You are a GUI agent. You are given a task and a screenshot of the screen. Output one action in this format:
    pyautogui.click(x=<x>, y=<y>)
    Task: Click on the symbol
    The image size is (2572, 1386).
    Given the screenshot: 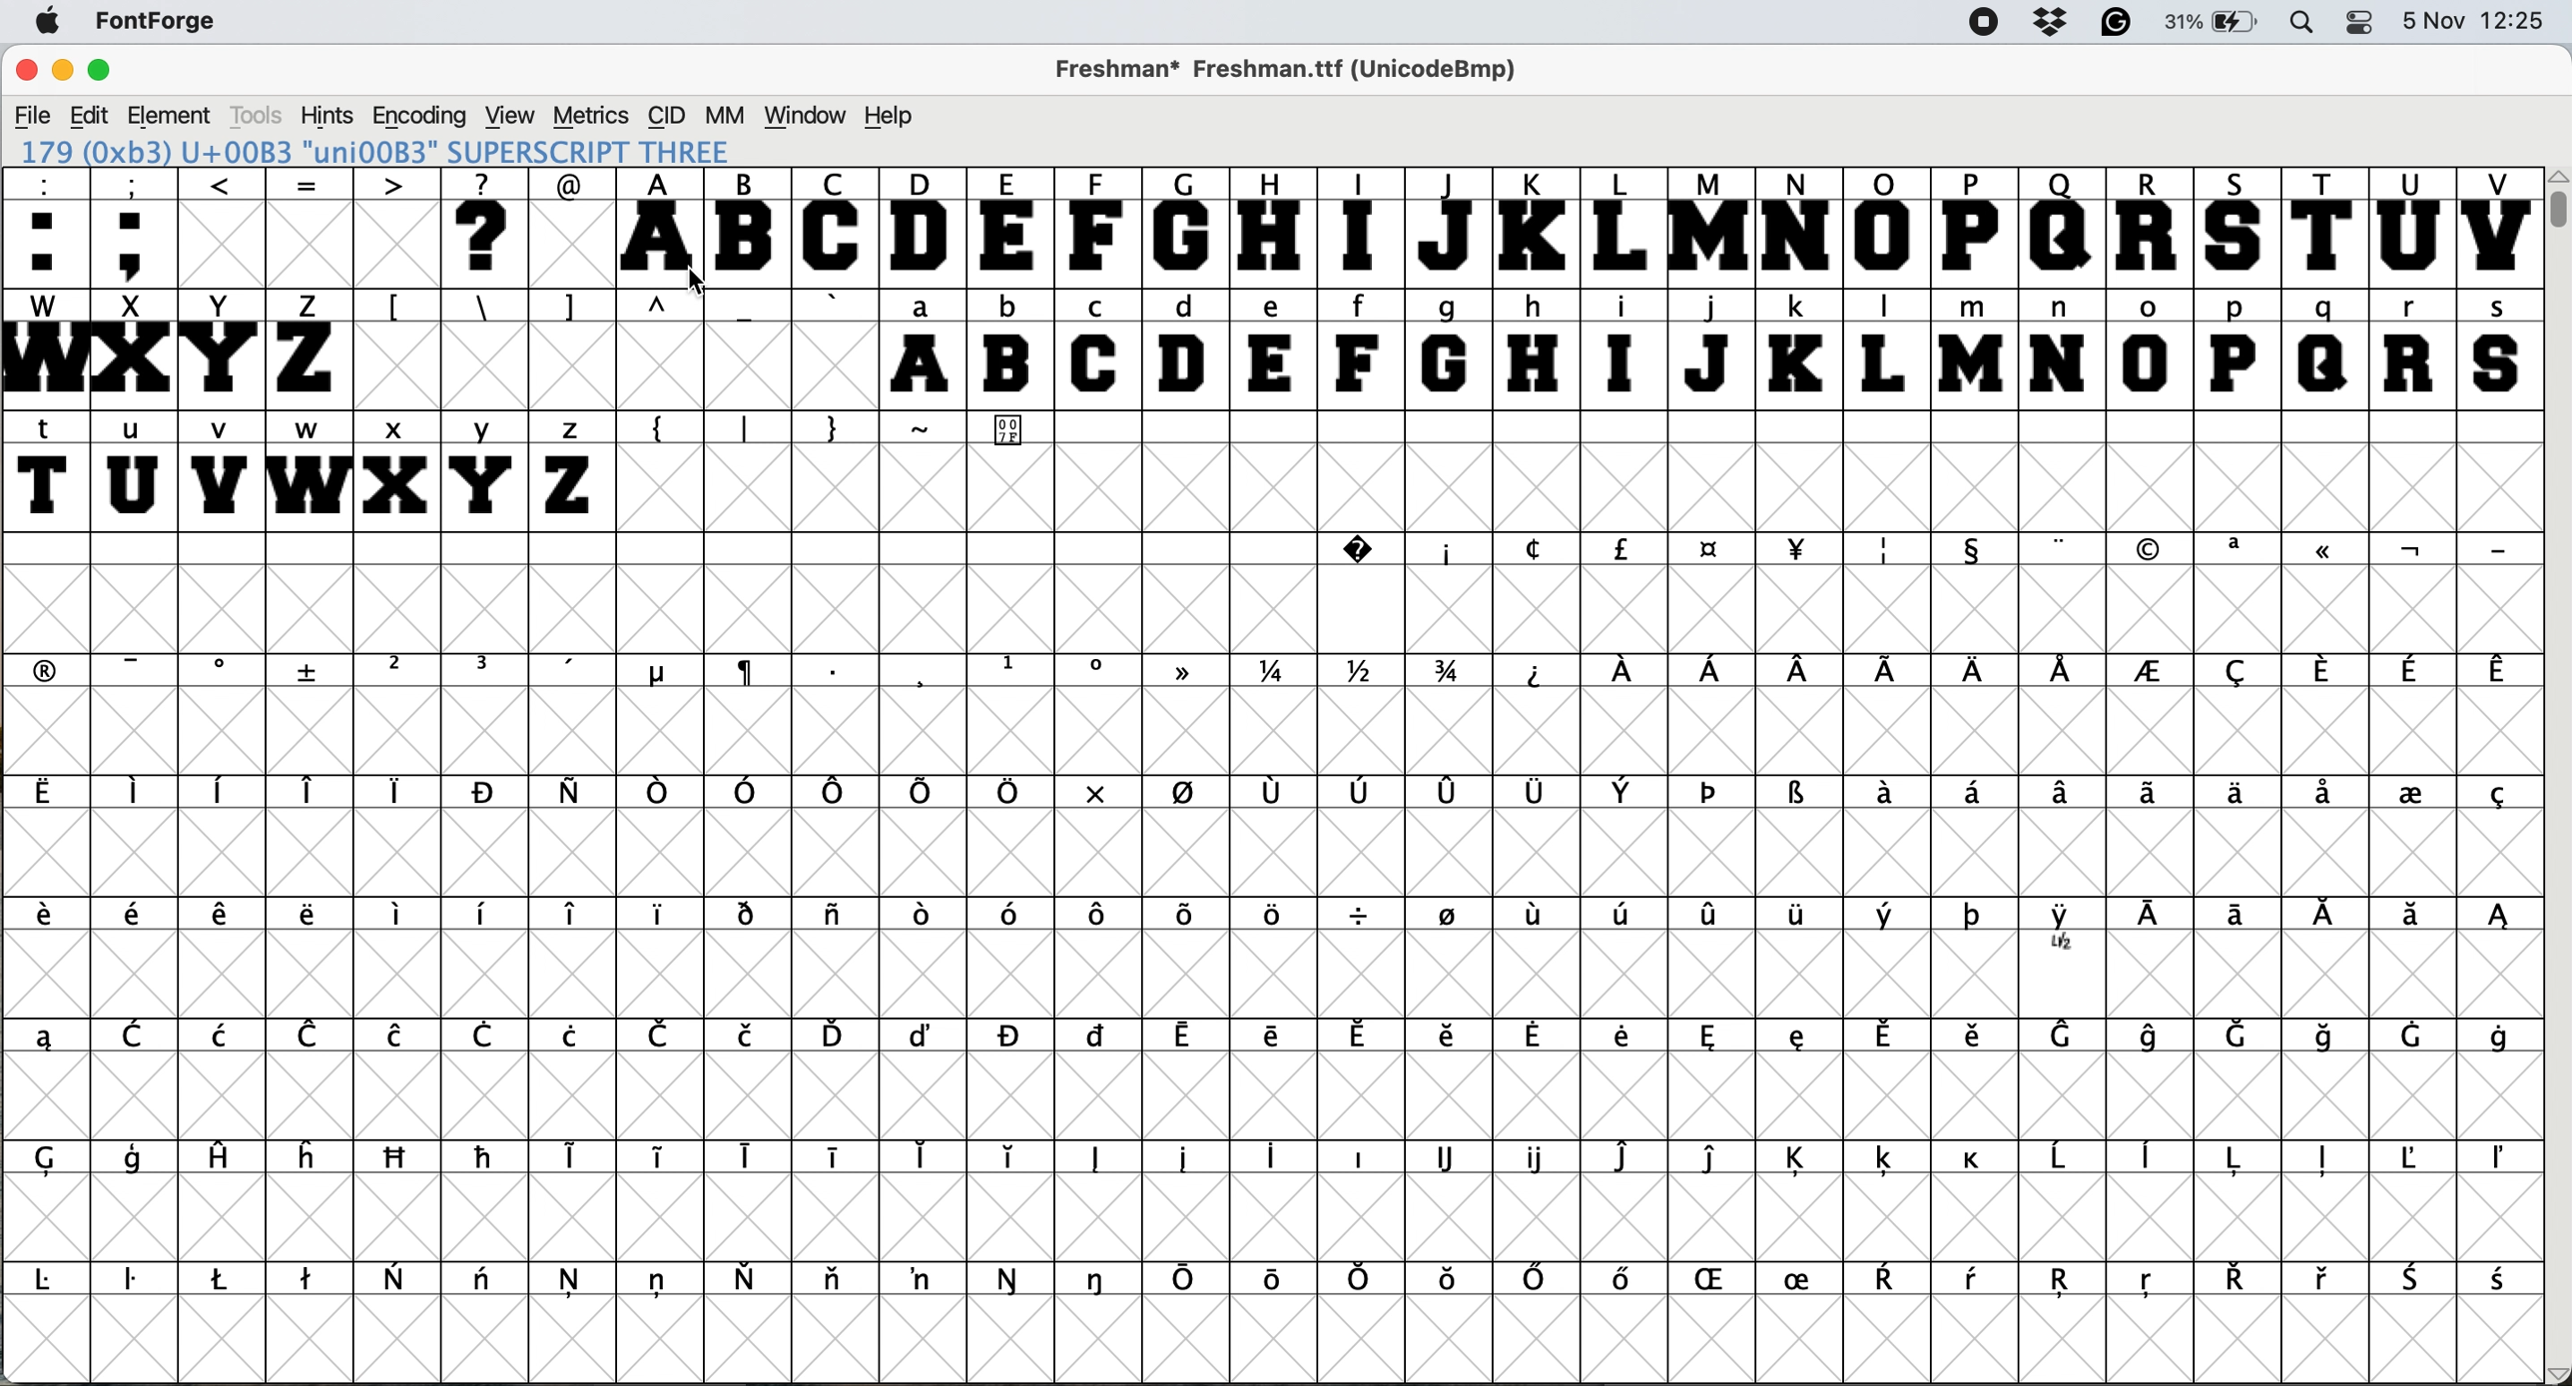 What is the action you would take?
    pyautogui.click(x=2149, y=1286)
    